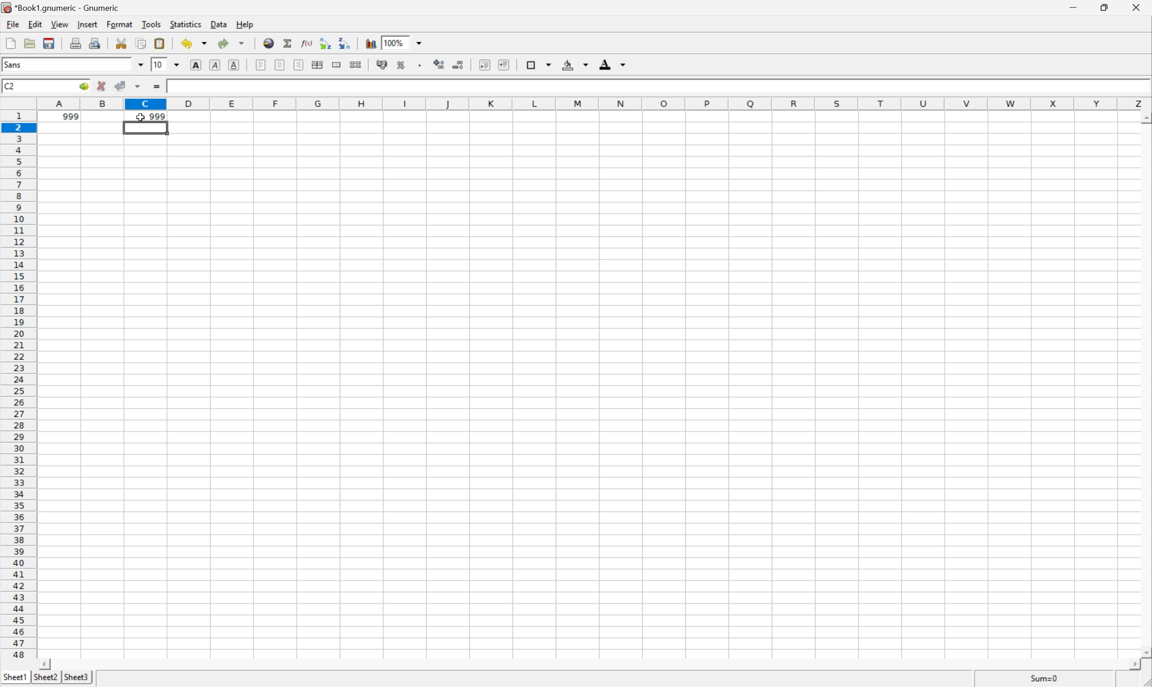 This screenshot has width=1152, height=687. I want to click on format selection as accounting, so click(383, 66).